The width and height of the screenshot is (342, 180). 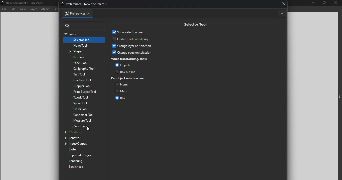 What do you see at coordinates (3, 3) in the screenshot?
I see `app icon` at bounding box center [3, 3].